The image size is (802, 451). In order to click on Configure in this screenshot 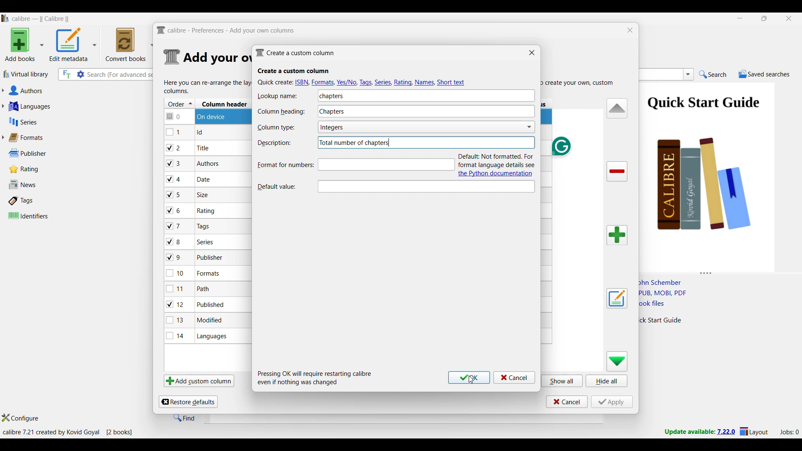, I will do `click(20, 418)`.